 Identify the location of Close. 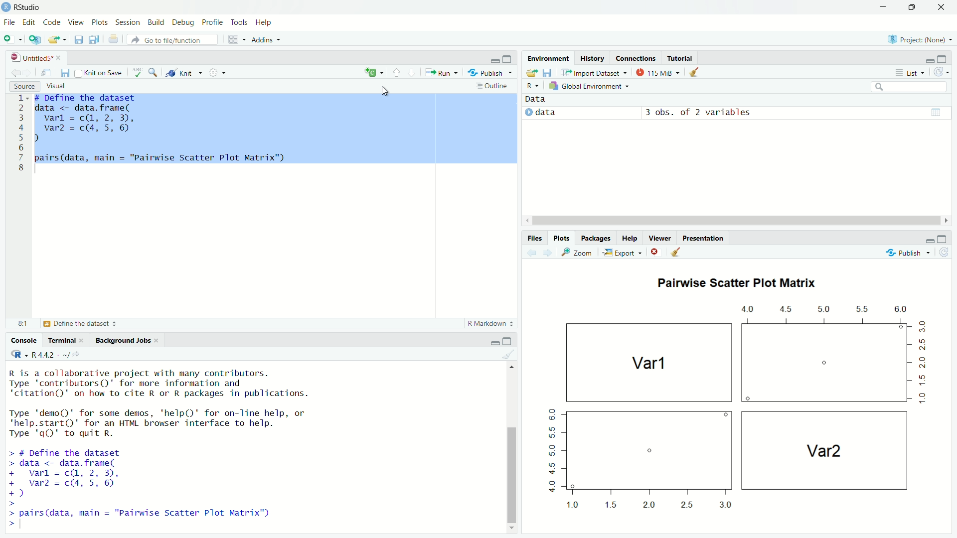
(943, 6).